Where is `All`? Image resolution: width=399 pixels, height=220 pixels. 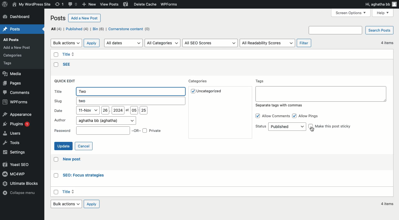 All is located at coordinates (56, 29).